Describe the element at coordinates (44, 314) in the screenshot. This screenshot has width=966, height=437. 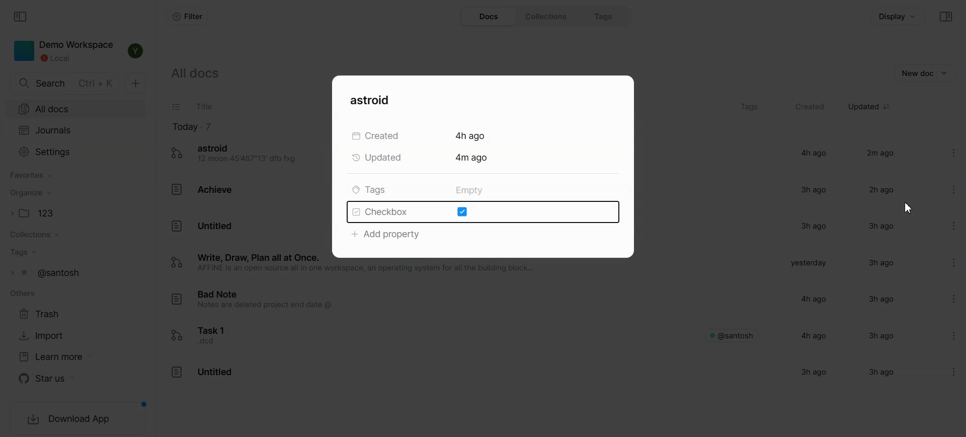
I see `Trash` at that location.